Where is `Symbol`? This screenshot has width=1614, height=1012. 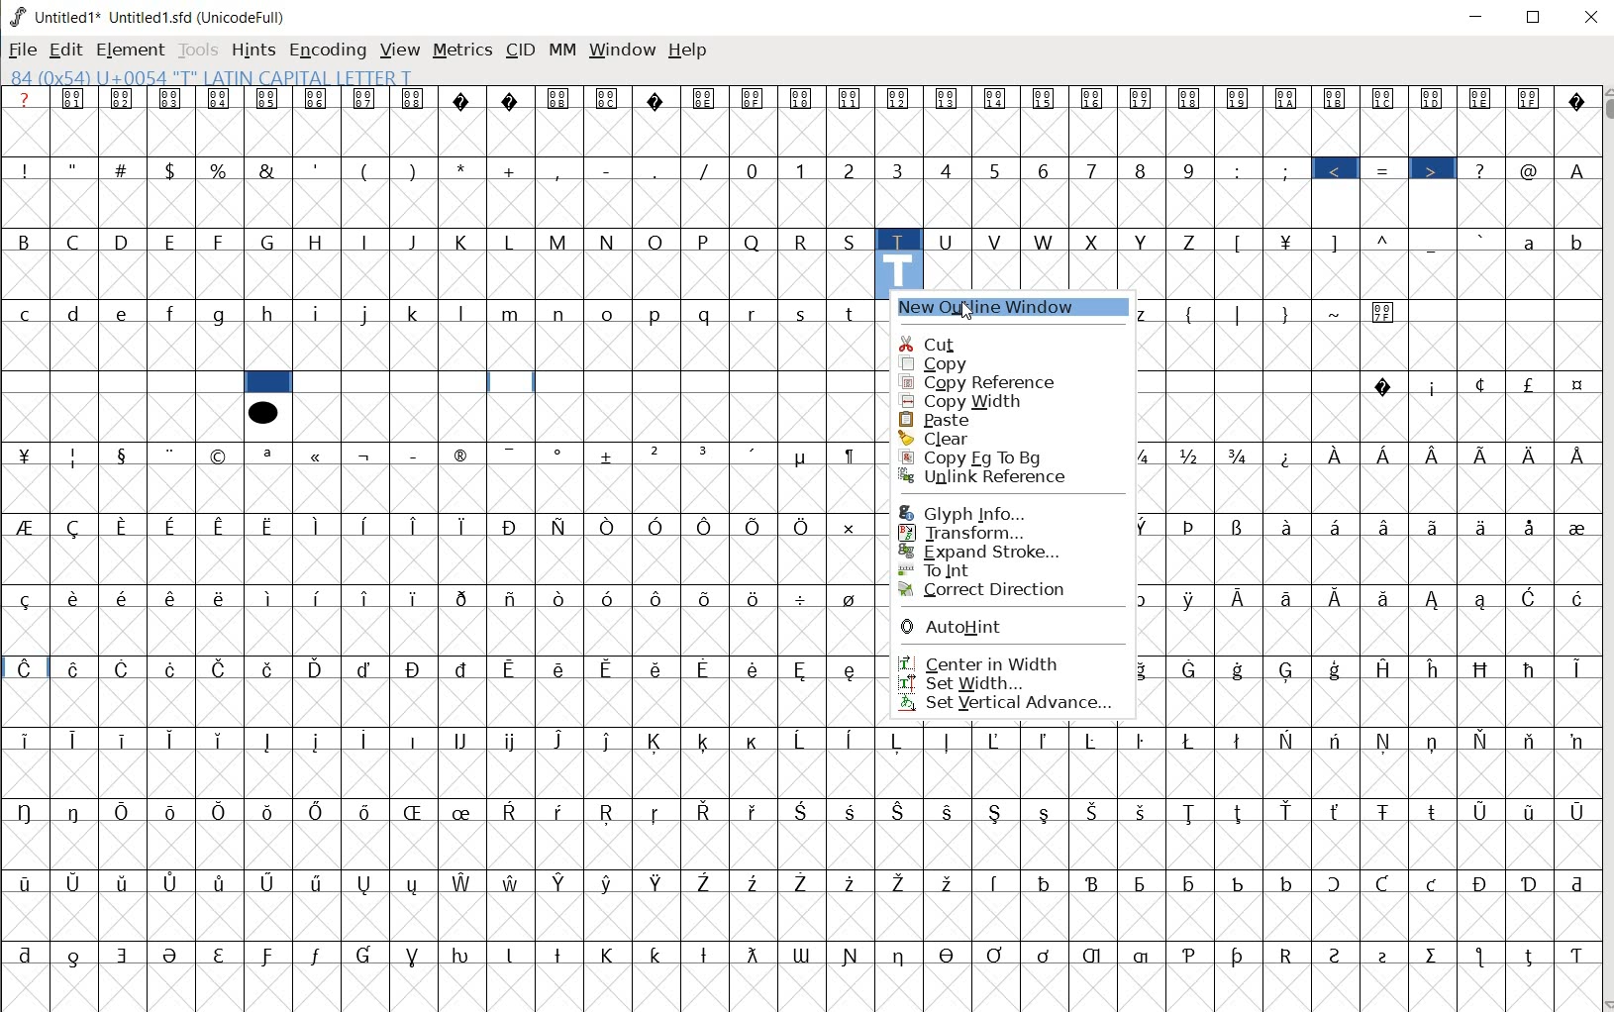 Symbol is located at coordinates (997, 881).